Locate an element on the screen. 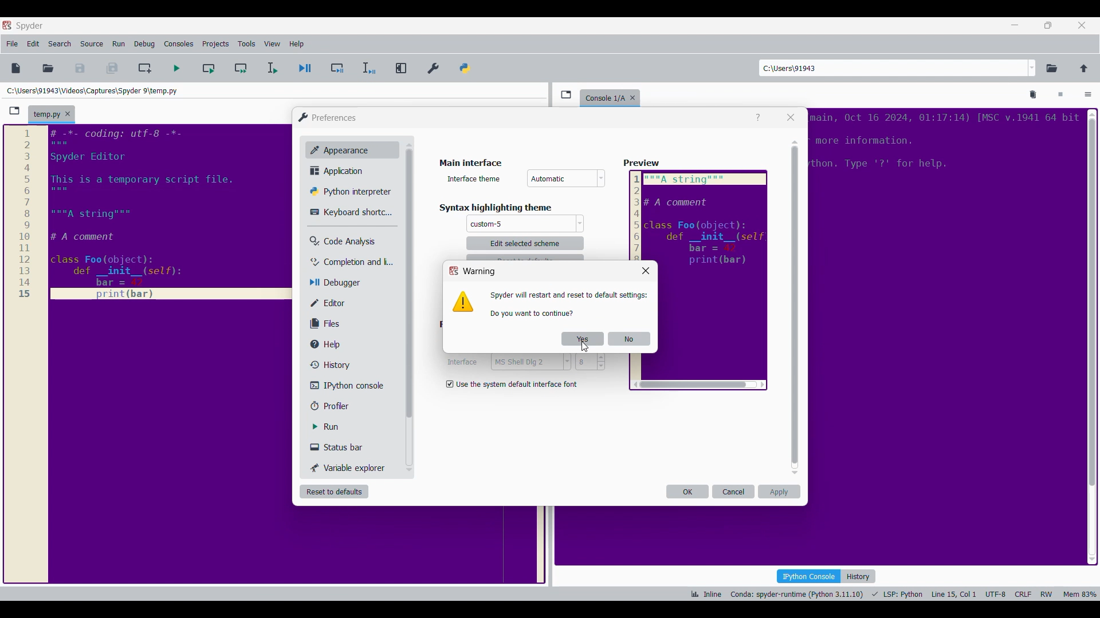  Conda: spyder-runtime (Python 3.11.10) is located at coordinates (799, 593).